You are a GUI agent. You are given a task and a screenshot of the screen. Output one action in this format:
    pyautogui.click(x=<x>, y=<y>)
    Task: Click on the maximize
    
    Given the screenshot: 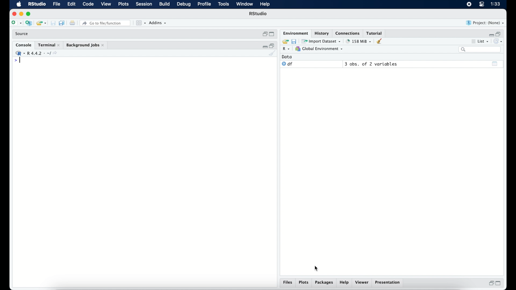 What is the action you would take?
    pyautogui.click(x=29, y=14)
    